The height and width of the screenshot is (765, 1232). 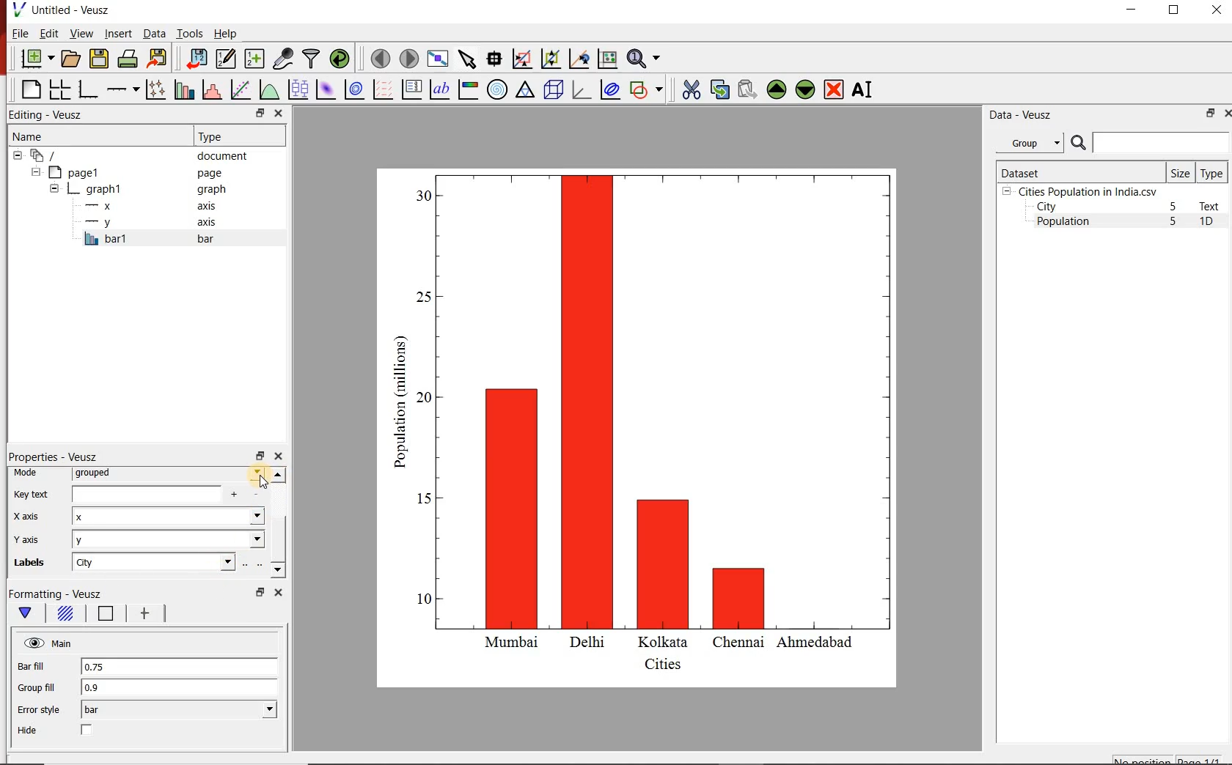 I want to click on RESTORE, so click(x=1174, y=10).